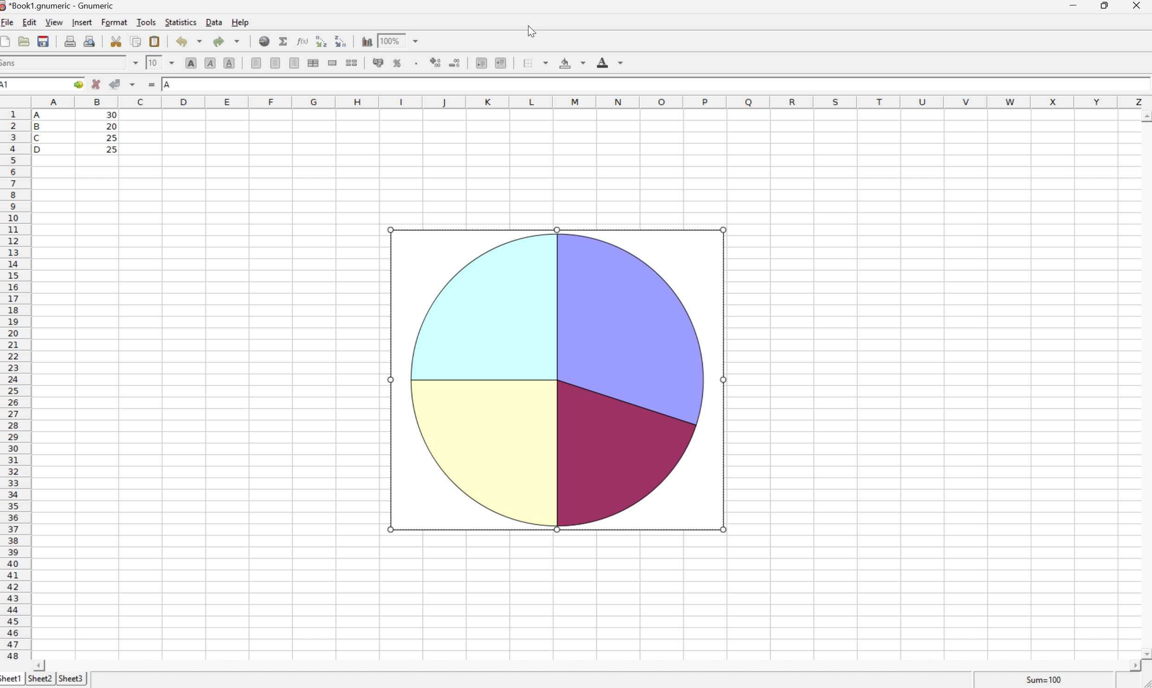 The width and height of the screenshot is (1152, 688). What do you see at coordinates (456, 64) in the screenshot?
I see `Decrease number of decimals displayed` at bounding box center [456, 64].